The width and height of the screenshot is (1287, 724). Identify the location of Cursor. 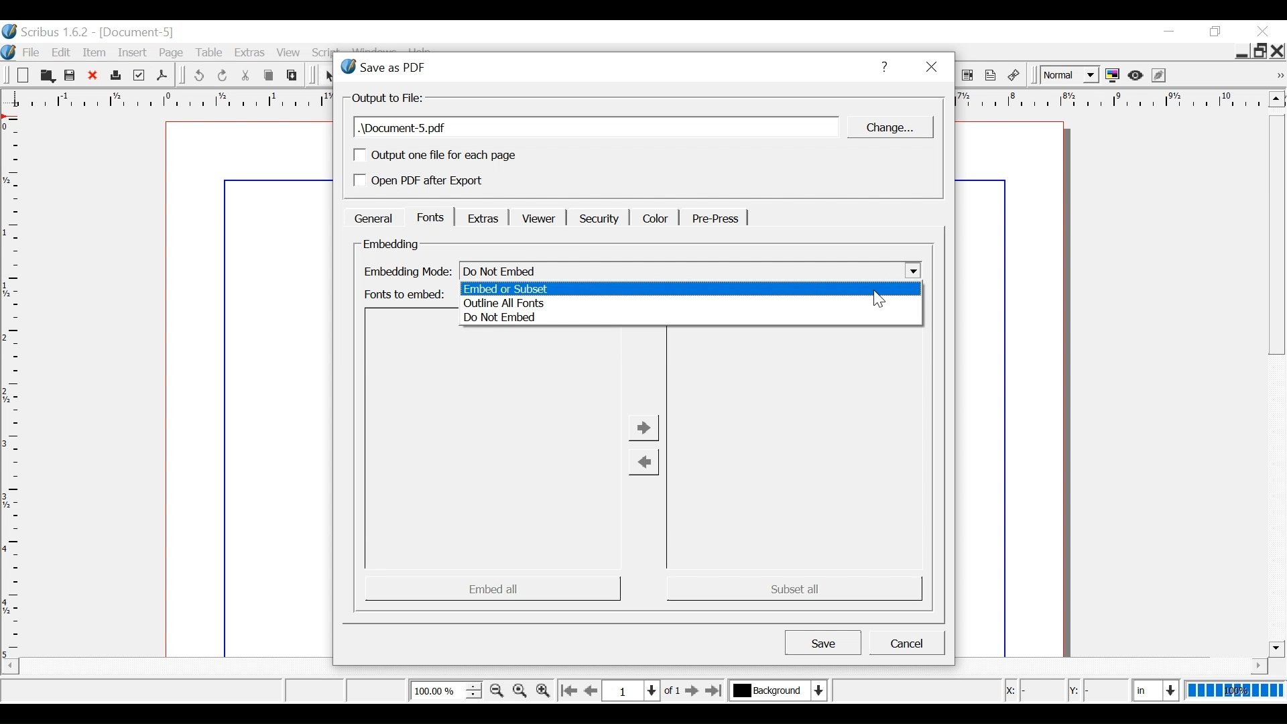
(880, 300).